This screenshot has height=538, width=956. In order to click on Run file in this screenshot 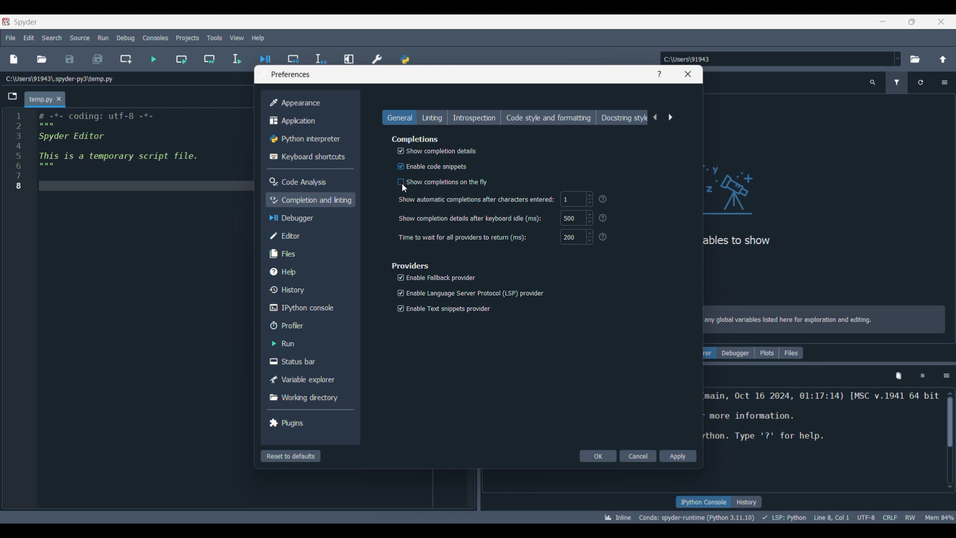, I will do `click(153, 59)`.